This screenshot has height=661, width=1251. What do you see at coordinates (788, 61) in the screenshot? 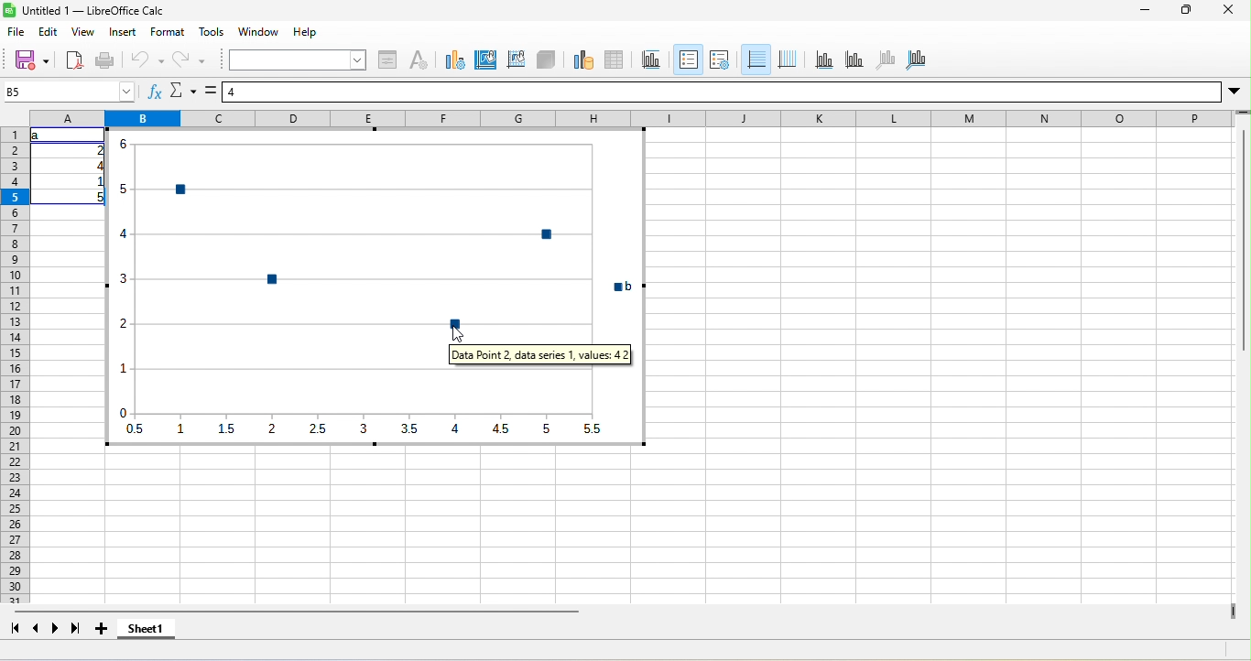
I see `vertical grids` at bounding box center [788, 61].